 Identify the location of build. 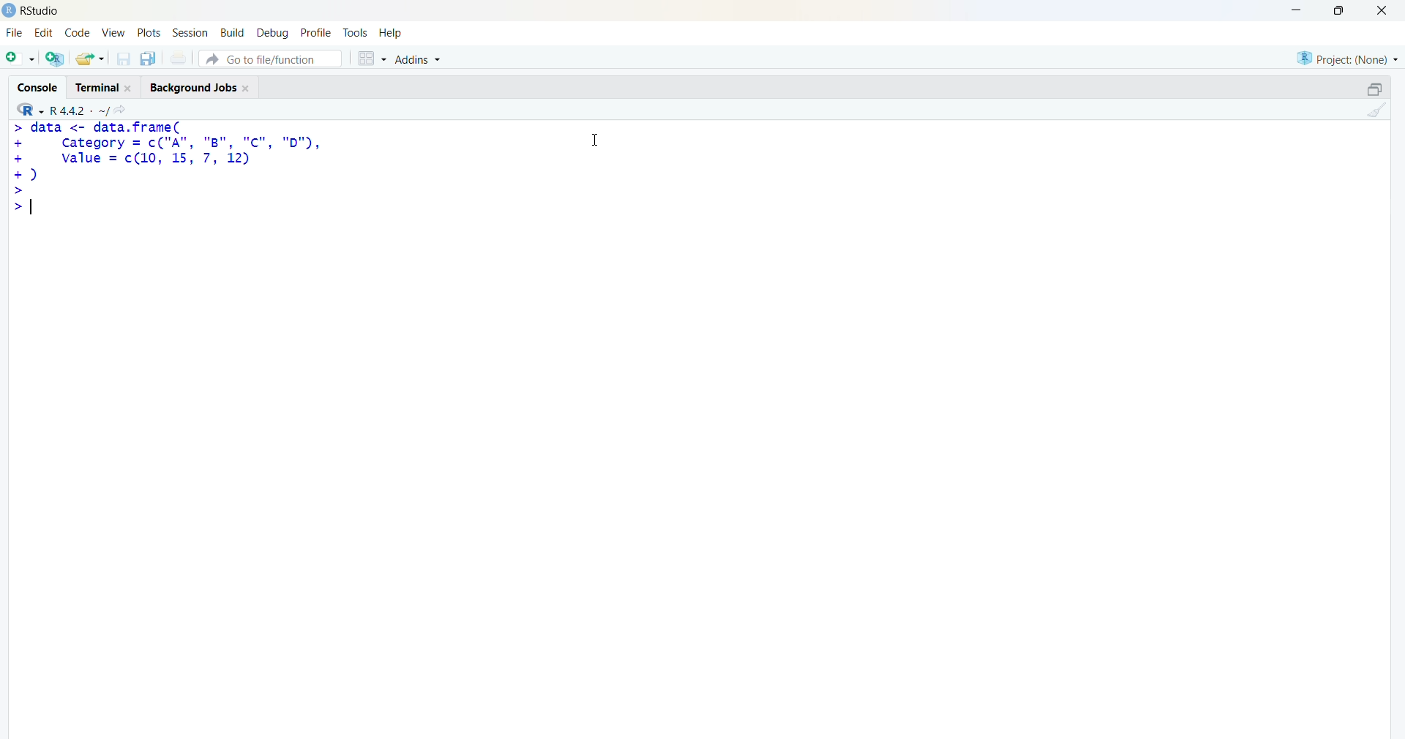
(231, 33).